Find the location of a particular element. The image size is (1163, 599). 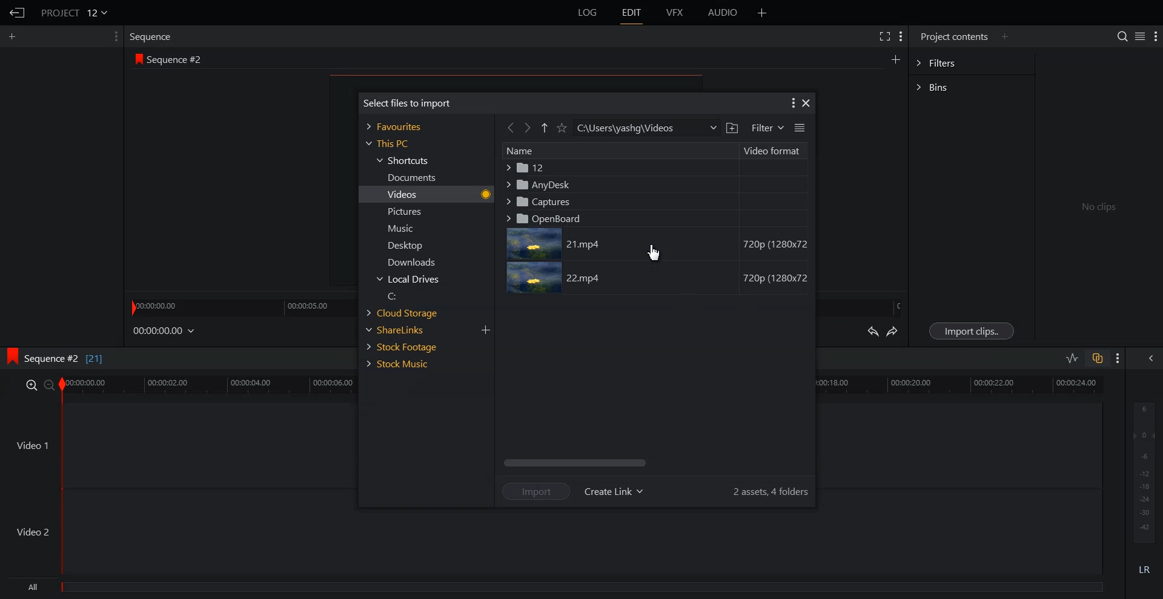

Video is located at coordinates (409, 194).